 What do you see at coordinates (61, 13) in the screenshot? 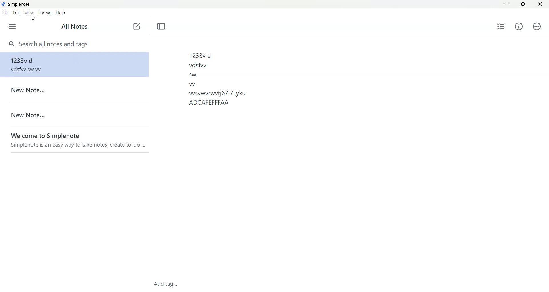
I see `Help` at bounding box center [61, 13].